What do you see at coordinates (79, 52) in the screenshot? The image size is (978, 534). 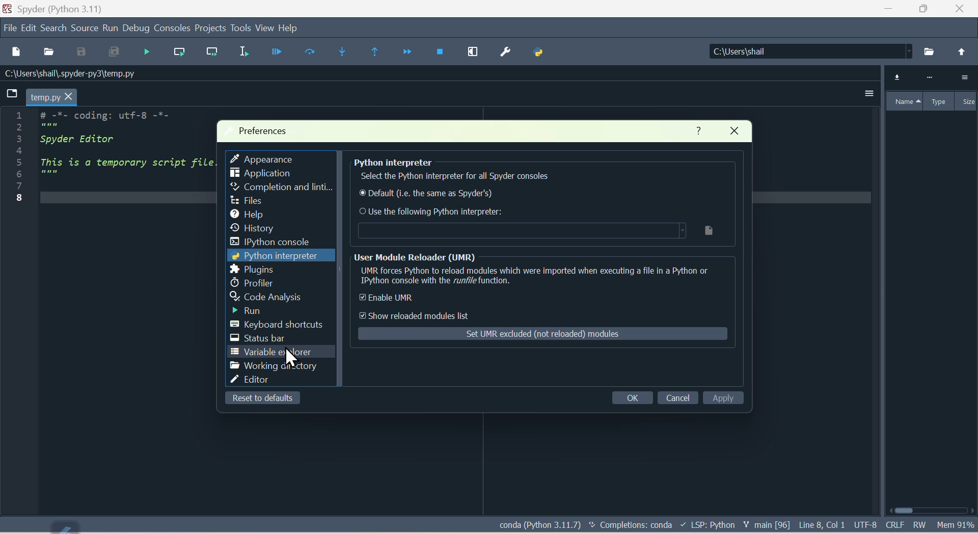 I see `Save as` at bounding box center [79, 52].